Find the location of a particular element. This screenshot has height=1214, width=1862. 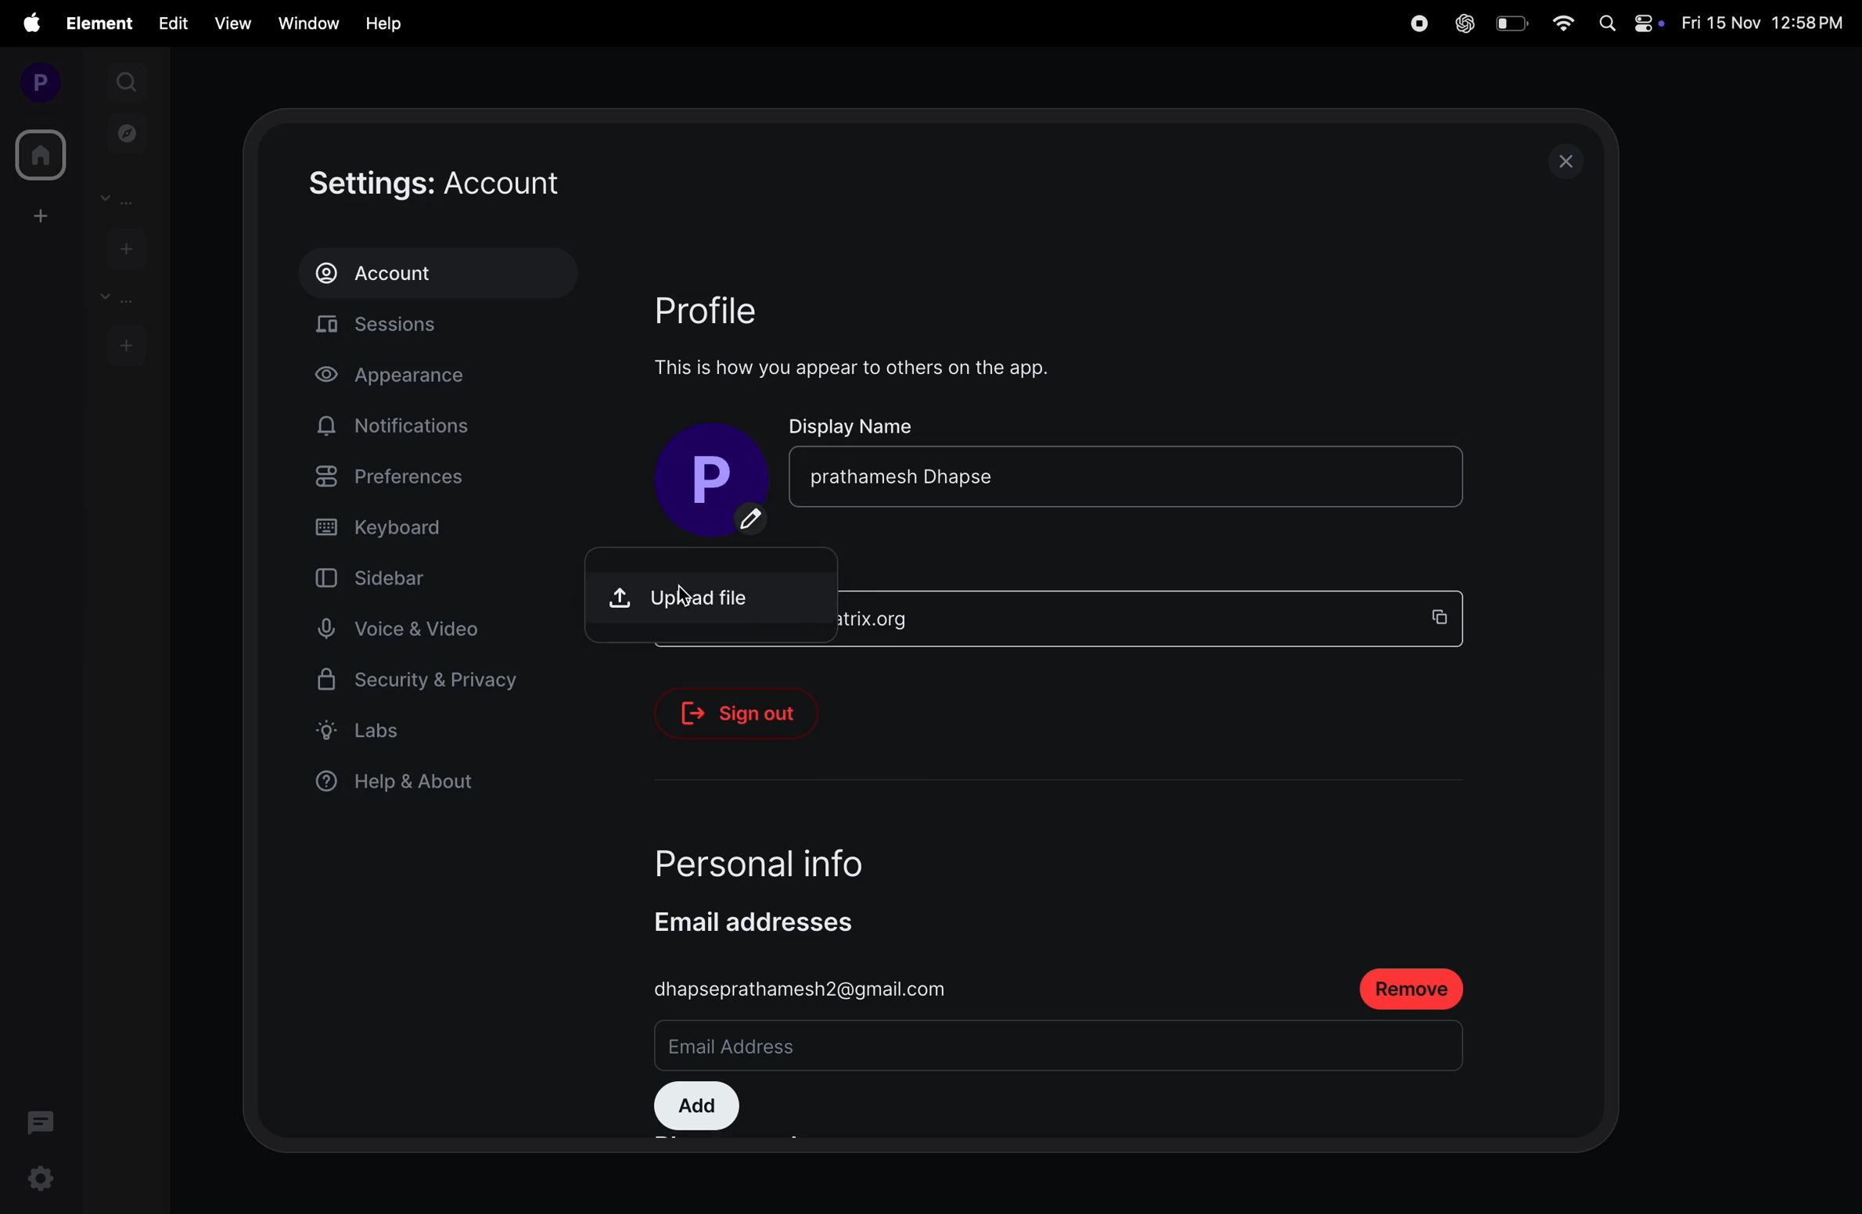

profle is located at coordinates (729, 308).